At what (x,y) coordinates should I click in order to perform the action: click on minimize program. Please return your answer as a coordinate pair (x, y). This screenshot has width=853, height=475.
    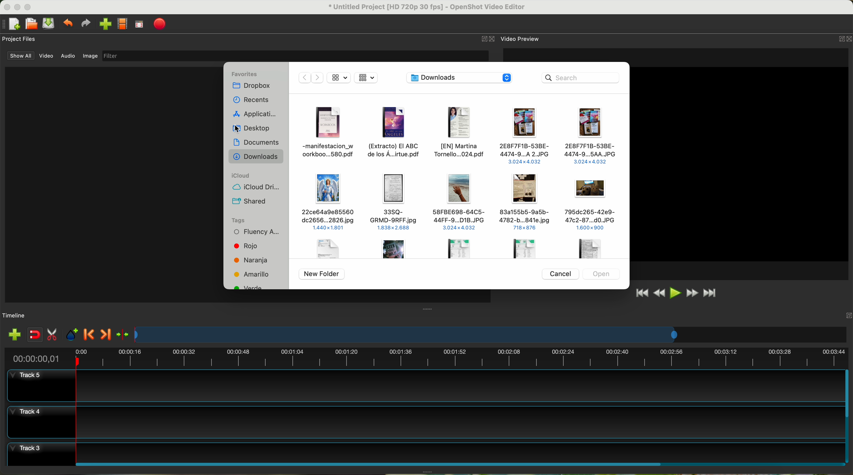
    Looking at the image, I should click on (18, 7).